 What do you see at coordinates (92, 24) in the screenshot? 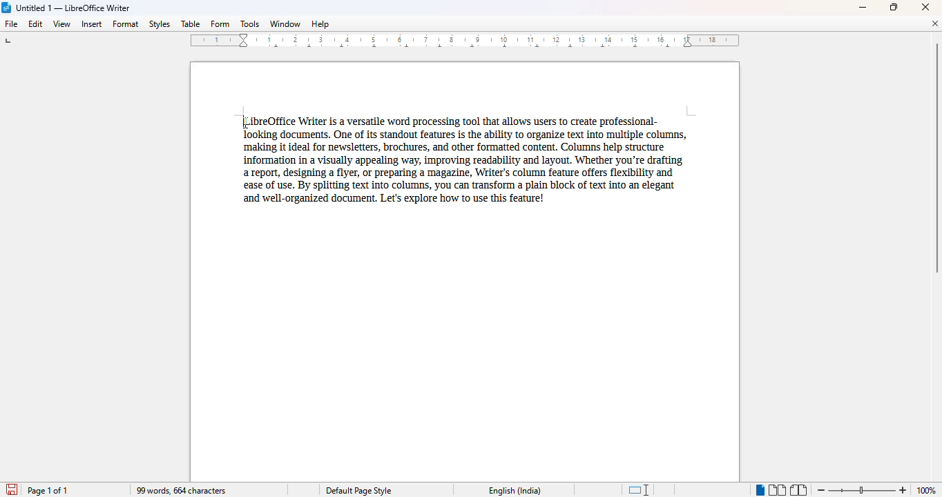
I see `insert` at bounding box center [92, 24].